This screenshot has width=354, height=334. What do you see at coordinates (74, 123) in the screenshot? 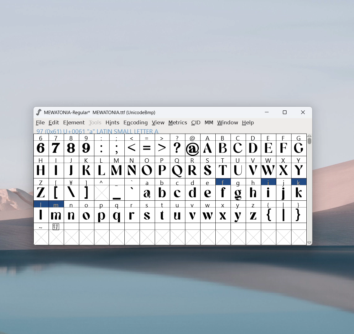
I see `element` at bounding box center [74, 123].